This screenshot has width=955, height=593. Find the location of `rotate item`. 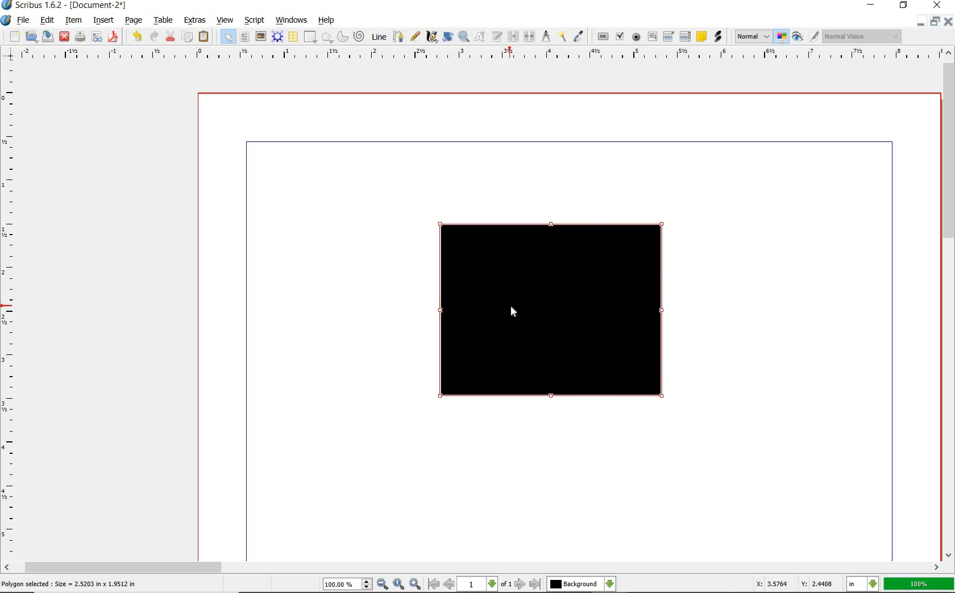

rotate item is located at coordinates (449, 36).